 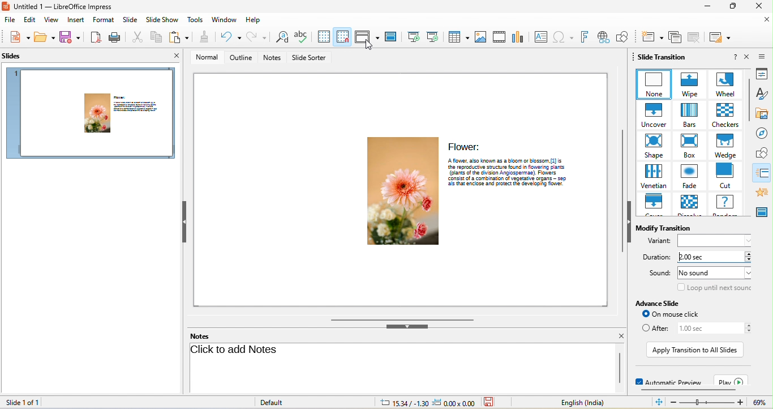 What do you see at coordinates (18, 39) in the screenshot?
I see `new` at bounding box center [18, 39].